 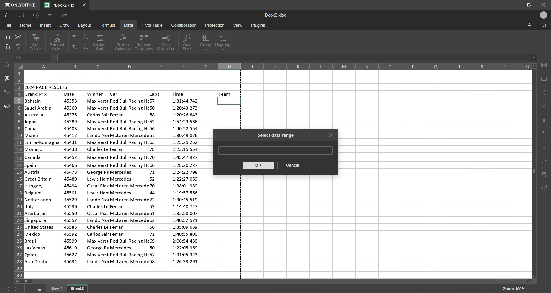 What do you see at coordinates (65, 15) in the screenshot?
I see `redo` at bounding box center [65, 15].